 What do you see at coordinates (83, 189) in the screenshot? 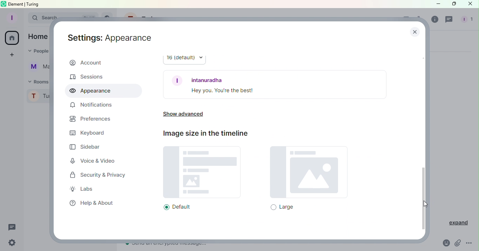
I see `Labs` at bounding box center [83, 189].